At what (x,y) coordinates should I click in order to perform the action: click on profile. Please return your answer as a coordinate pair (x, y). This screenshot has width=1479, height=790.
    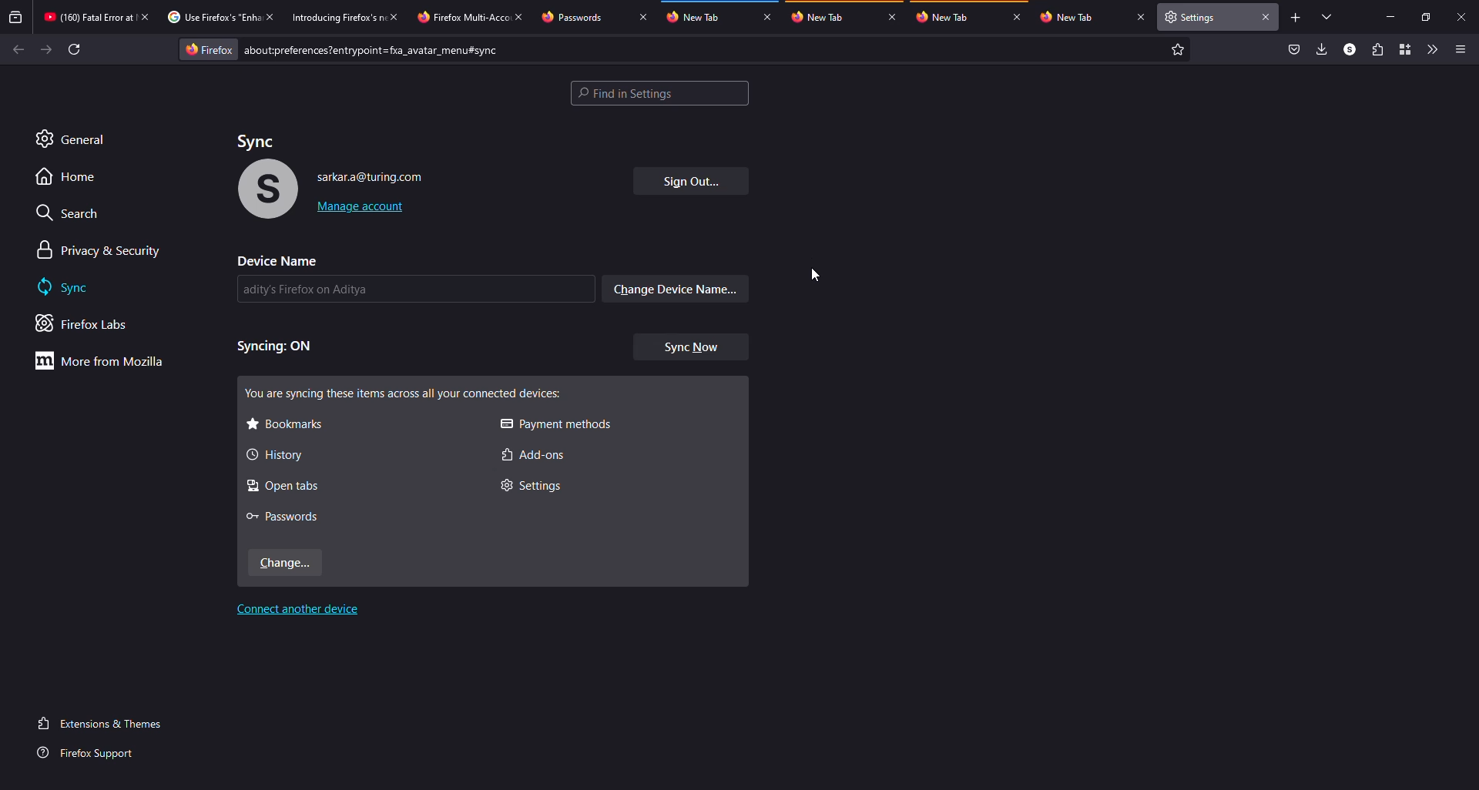
    Looking at the image, I should click on (1351, 49).